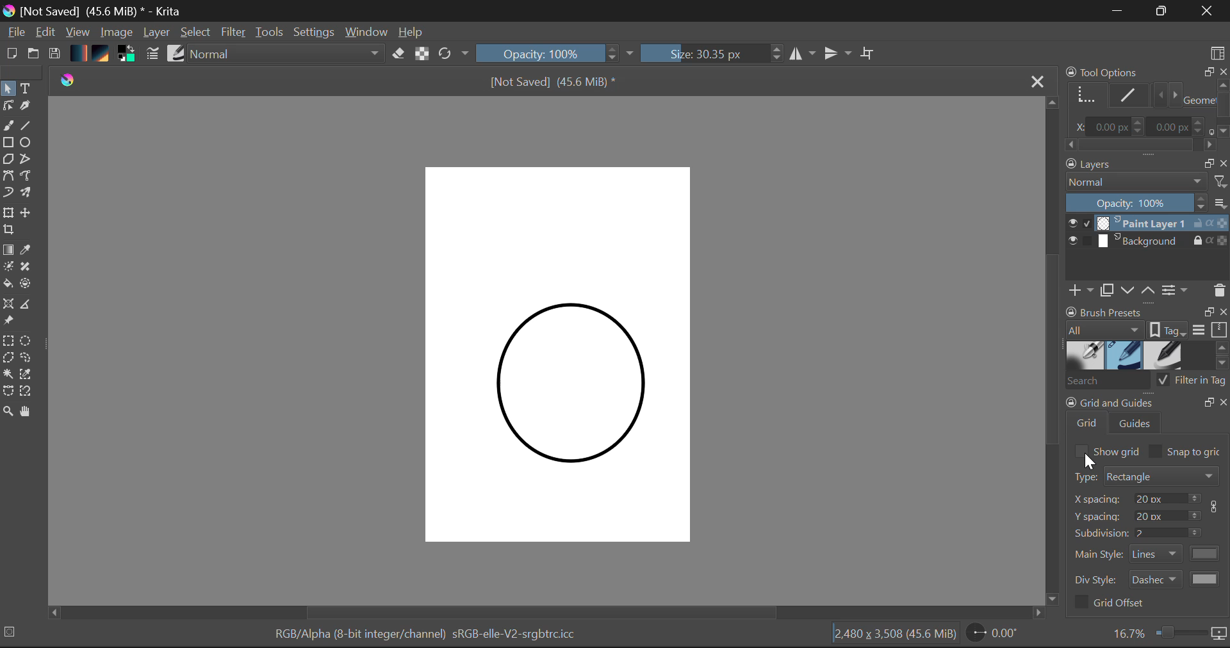 The image size is (1230, 648). Describe the element at coordinates (315, 34) in the screenshot. I see `Settings` at that location.